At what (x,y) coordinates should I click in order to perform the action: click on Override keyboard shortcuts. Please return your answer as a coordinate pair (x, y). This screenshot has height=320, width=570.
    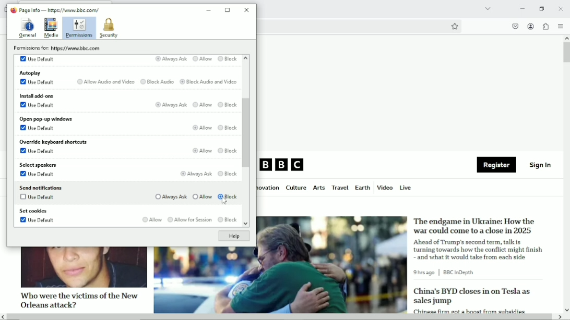
    Looking at the image, I should click on (53, 142).